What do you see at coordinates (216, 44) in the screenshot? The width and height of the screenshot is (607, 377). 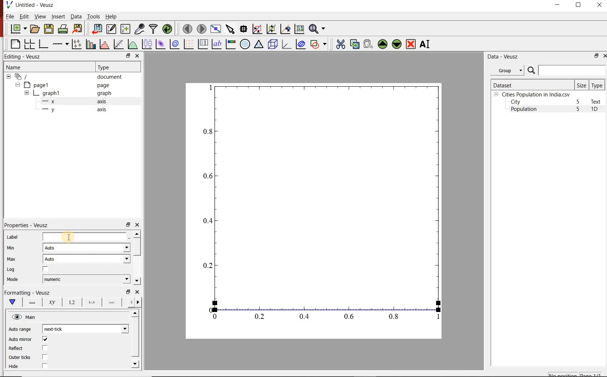 I see `text label` at bounding box center [216, 44].